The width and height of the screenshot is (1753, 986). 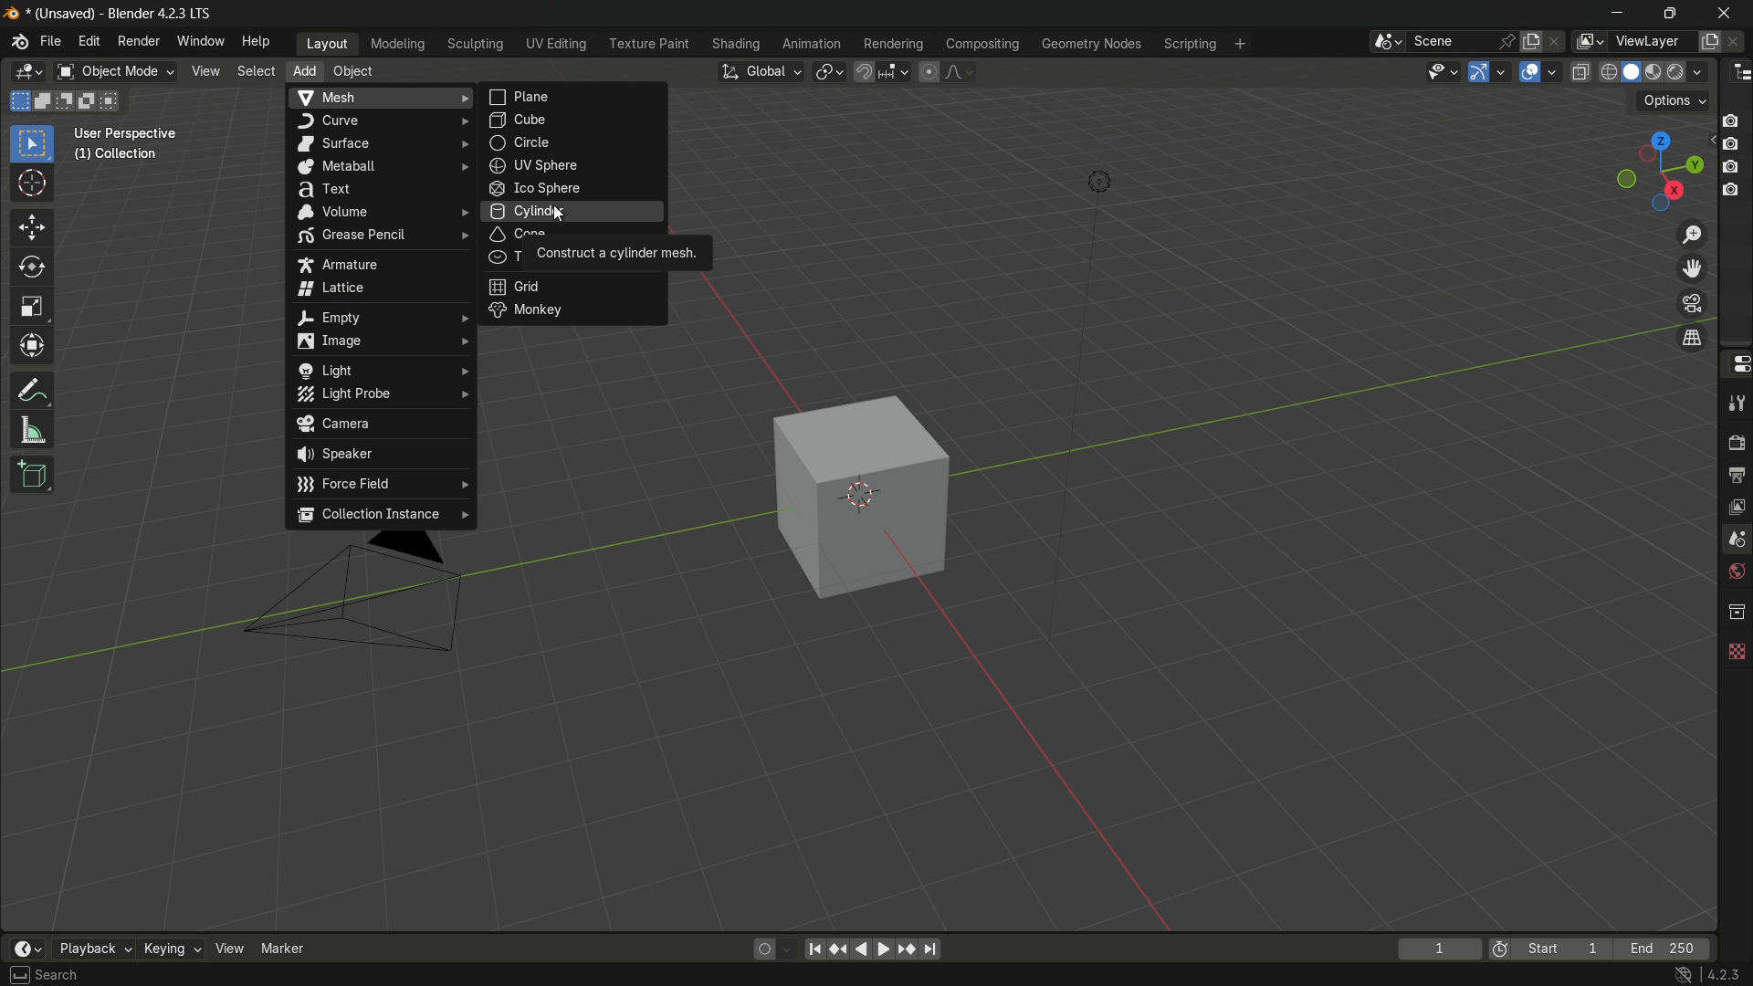 What do you see at coordinates (31, 268) in the screenshot?
I see `rotate` at bounding box center [31, 268].